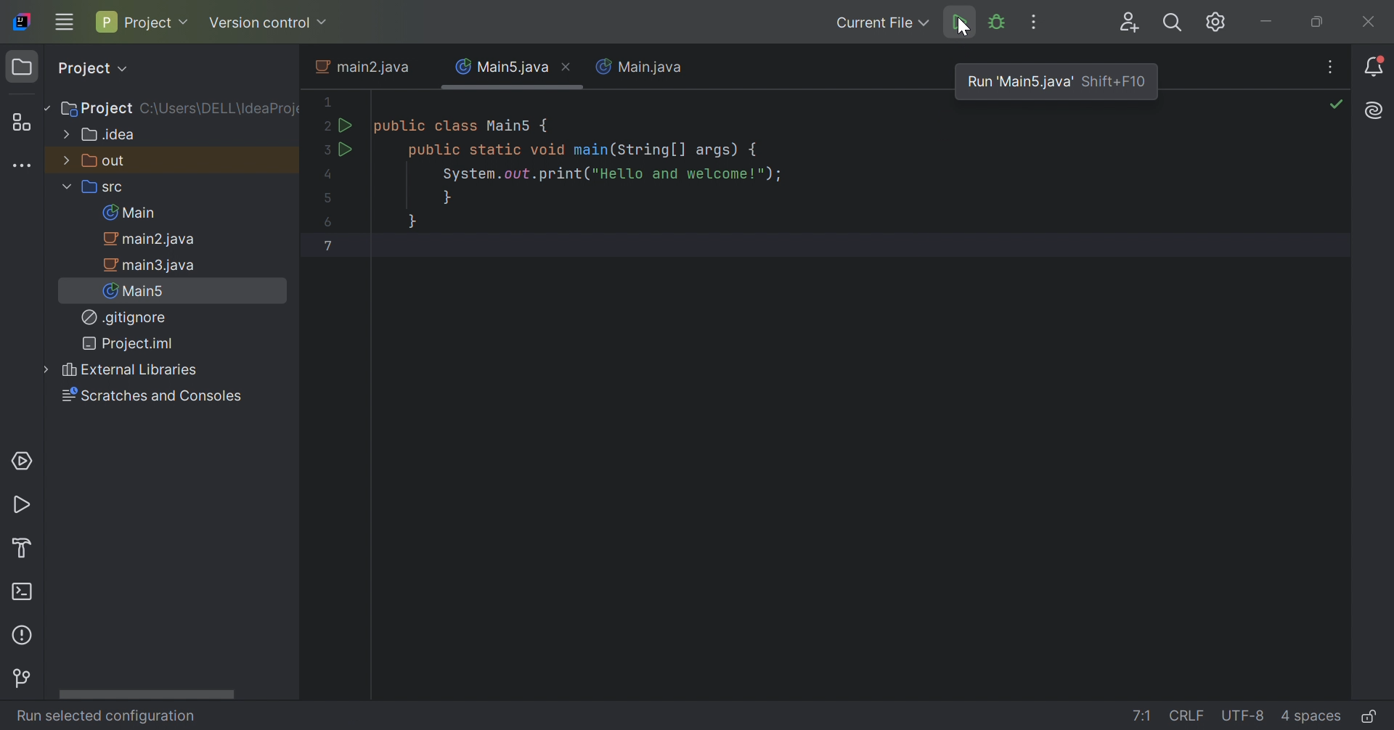 This screenshot has height=730, width=1394. I want to click on main3.java, so click(152, 266).